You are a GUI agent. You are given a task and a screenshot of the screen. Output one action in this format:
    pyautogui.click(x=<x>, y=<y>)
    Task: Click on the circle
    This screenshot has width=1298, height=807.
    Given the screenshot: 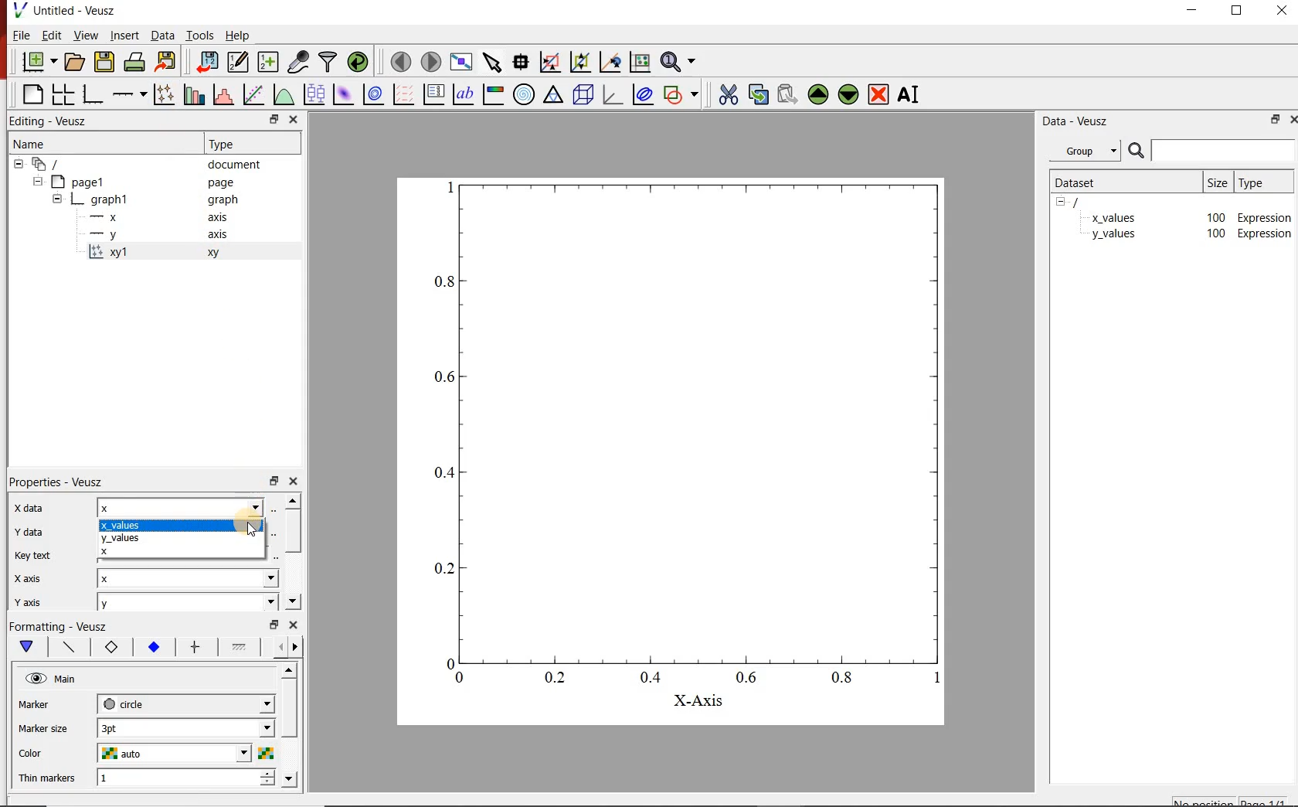 What is the action you would take?
    pyautogui.click(x=185, y=703)
    